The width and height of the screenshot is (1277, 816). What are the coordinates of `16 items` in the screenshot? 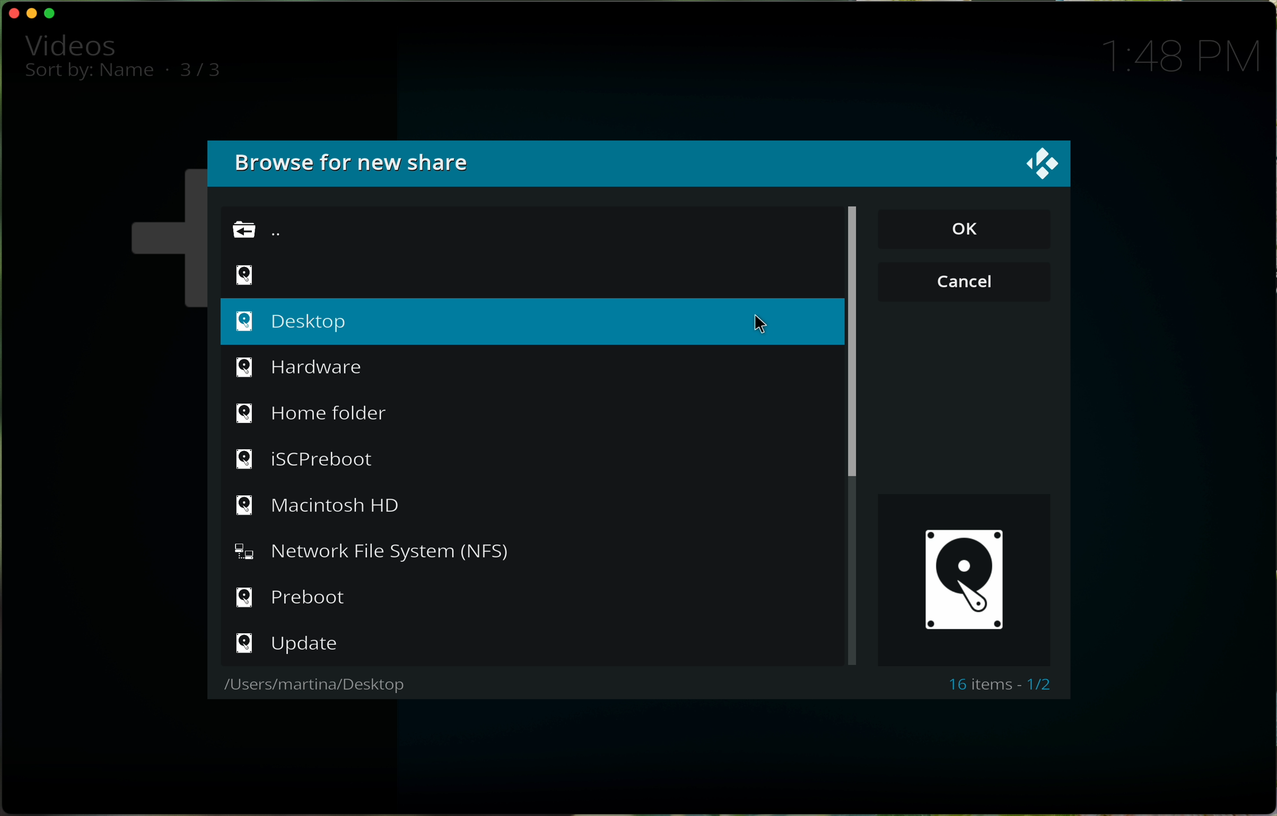 It's located at (979, 686).